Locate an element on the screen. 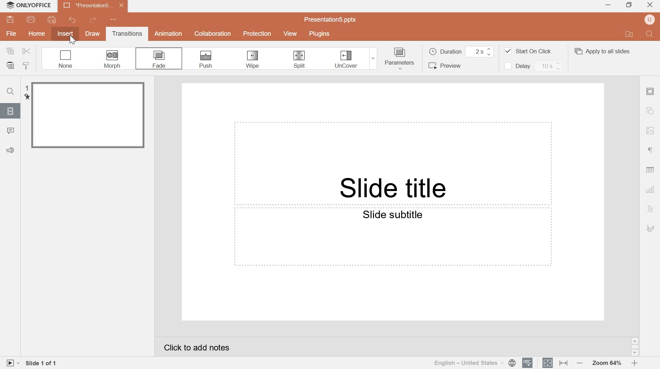 The height and width of the screenshot is (369, 660). Feedback & support is located at coordinates (11, 151).